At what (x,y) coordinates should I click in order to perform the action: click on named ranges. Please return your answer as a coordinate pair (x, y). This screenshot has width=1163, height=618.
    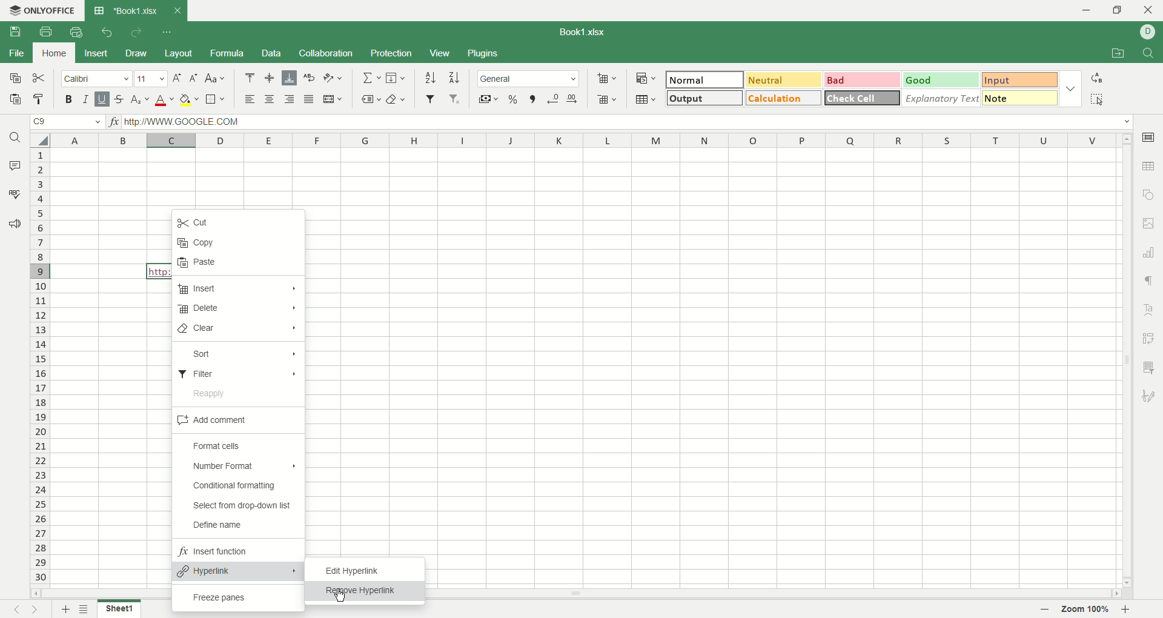
    Looking at the image, I should click on (371, 101).